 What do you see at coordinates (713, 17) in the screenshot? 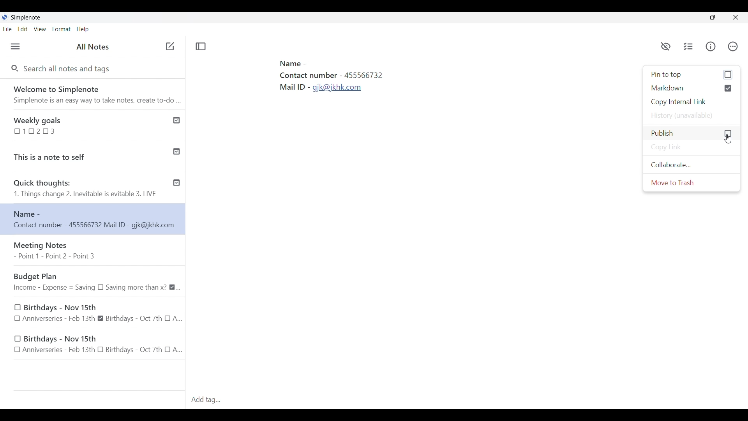
I see `Show interface in a smaller tab` at bounding box center [713, 17].